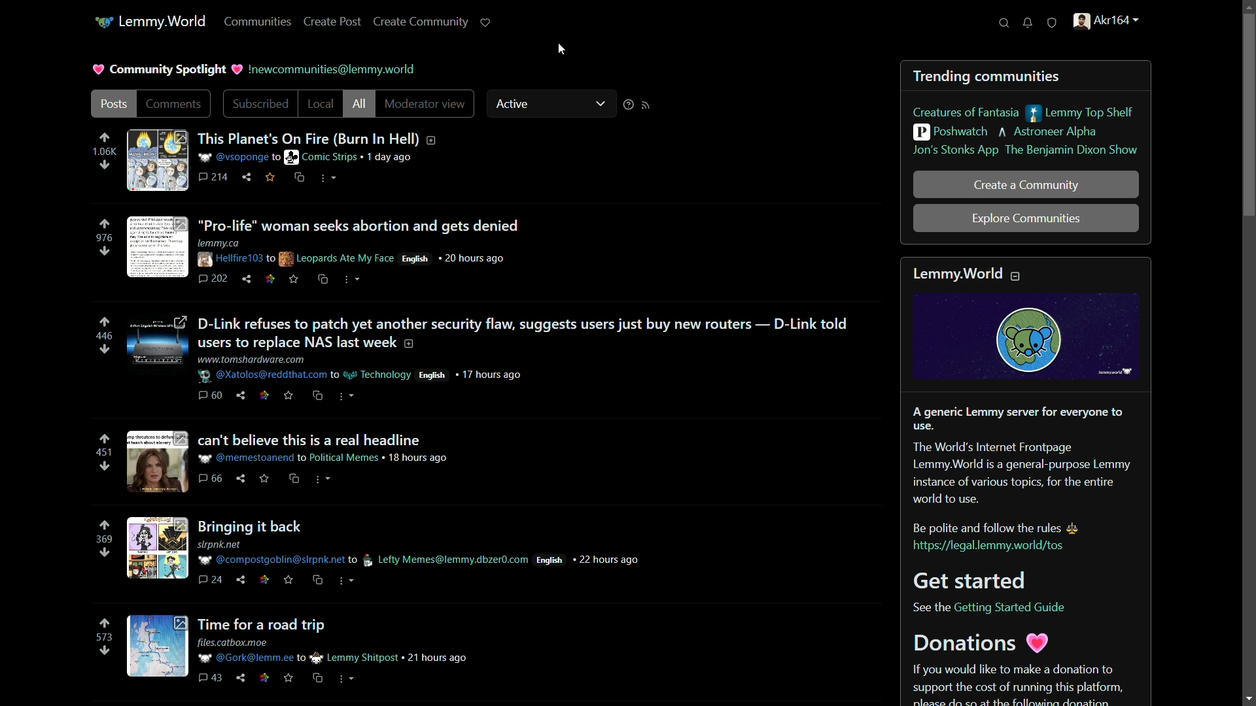  I want to click on downvote, so click(105, 552).